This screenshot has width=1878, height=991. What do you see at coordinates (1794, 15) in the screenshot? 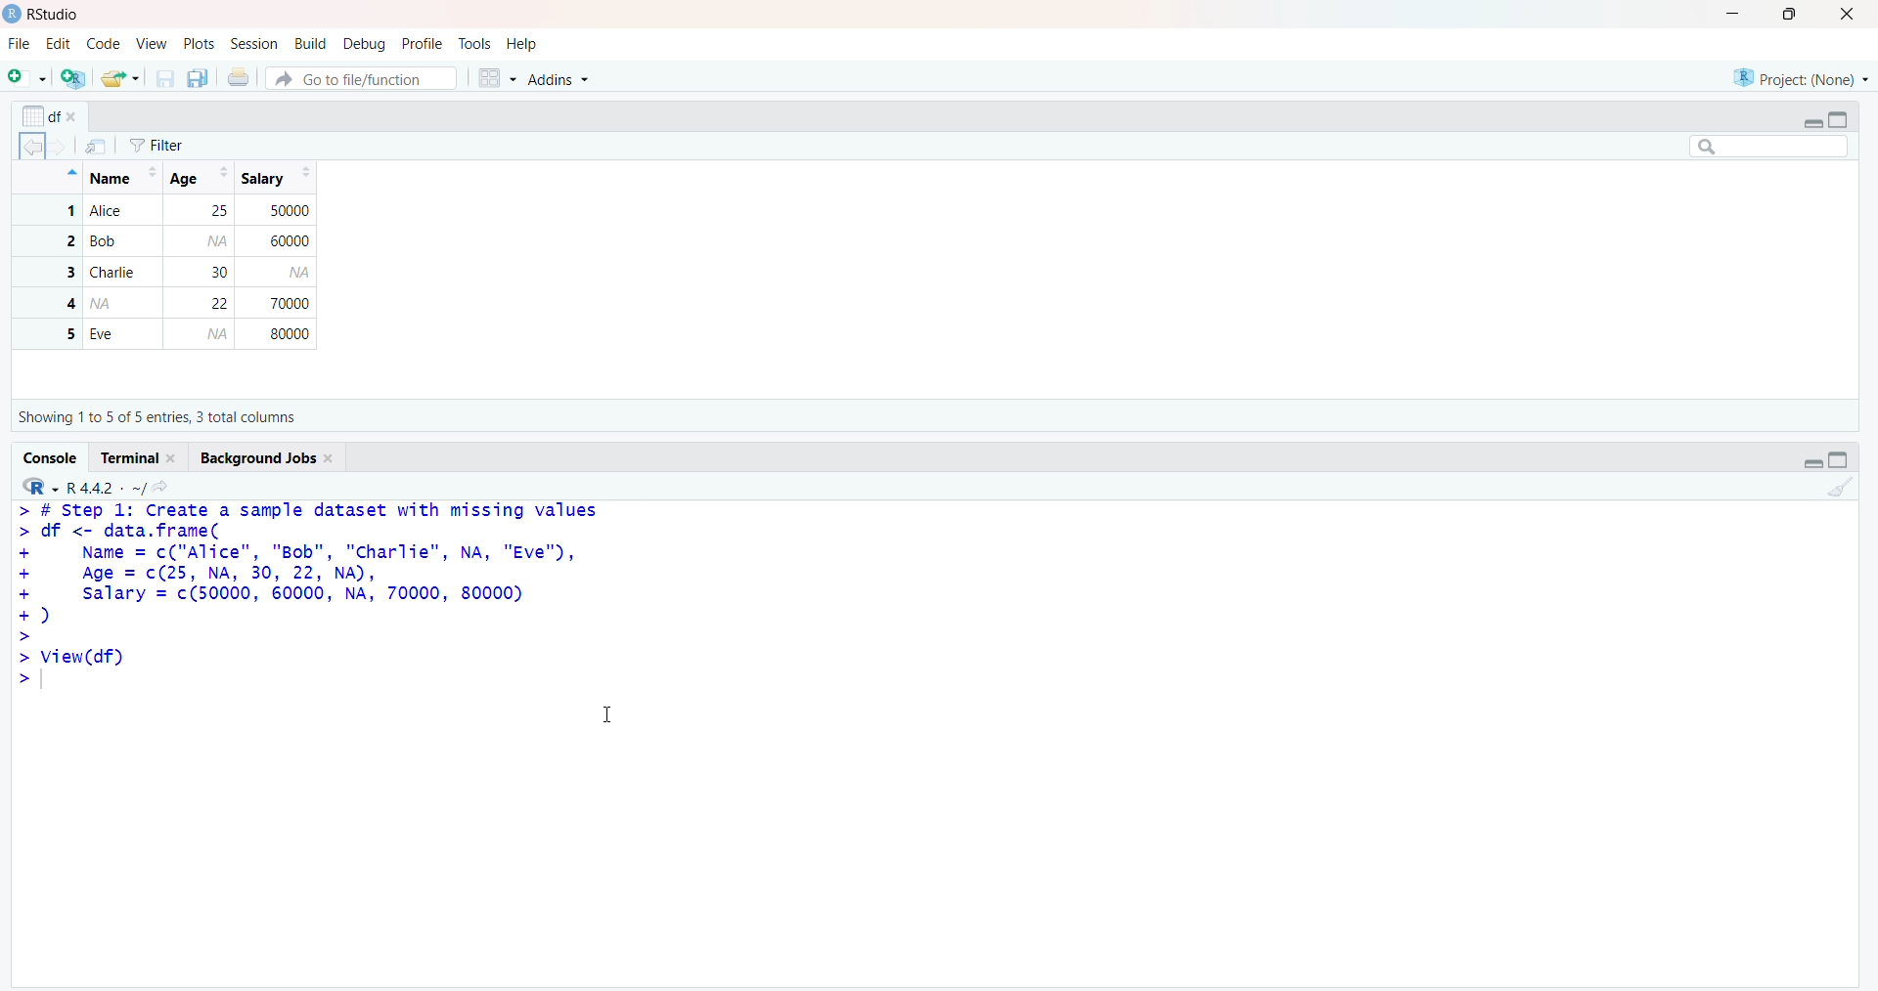
I see `Maximize` at bounding box center [1794, 15].